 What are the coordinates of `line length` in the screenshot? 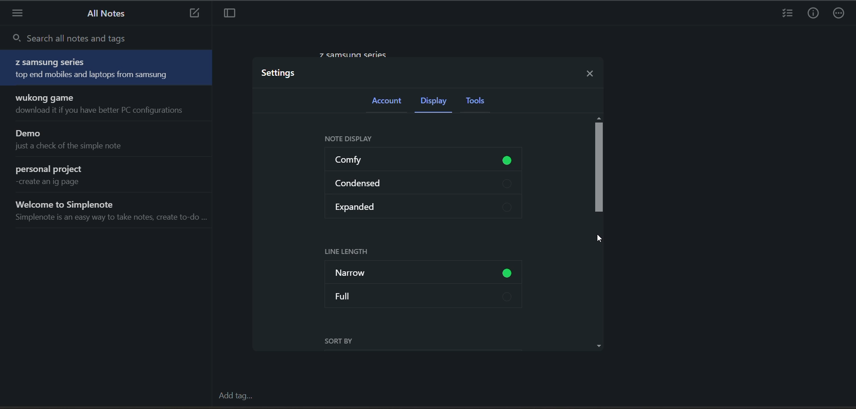 It's located at (352, 252).